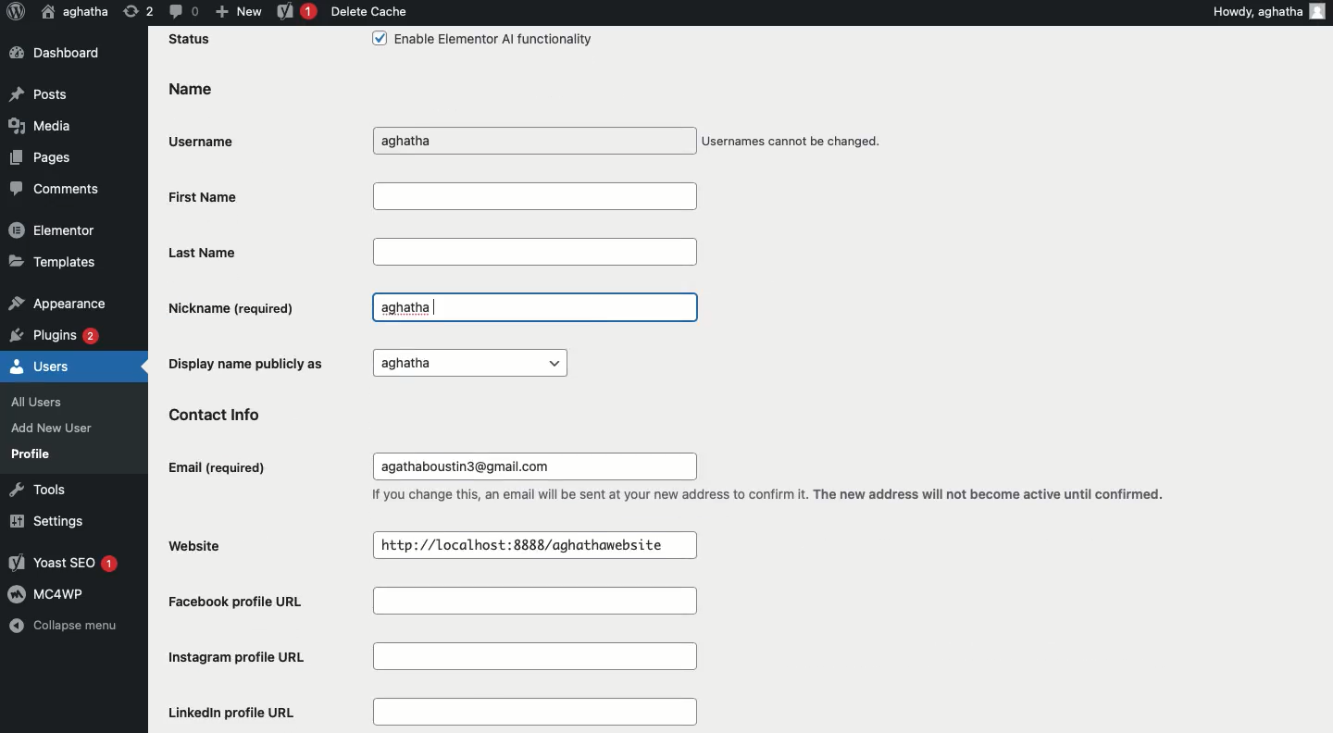 Image resolution: width=1333 pixels, height=733 pixels. What do you see at coordinates (54, 260) in the screenshot?
I see `Templates` at bounding box center [54, 260].